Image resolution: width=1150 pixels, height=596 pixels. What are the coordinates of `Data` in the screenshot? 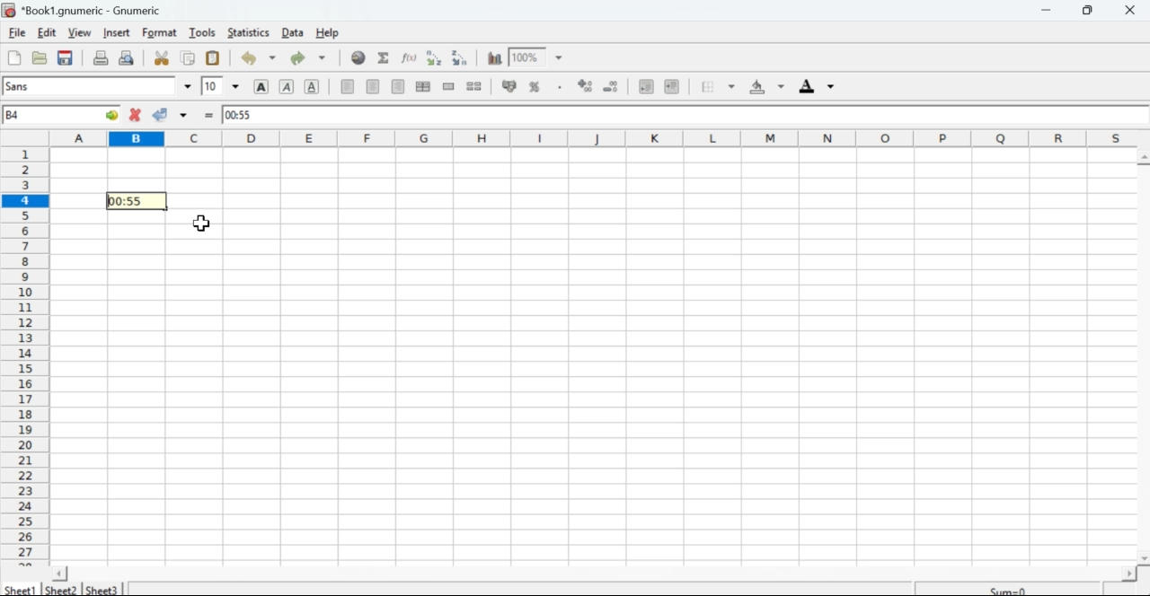 It's located at (294, 32).